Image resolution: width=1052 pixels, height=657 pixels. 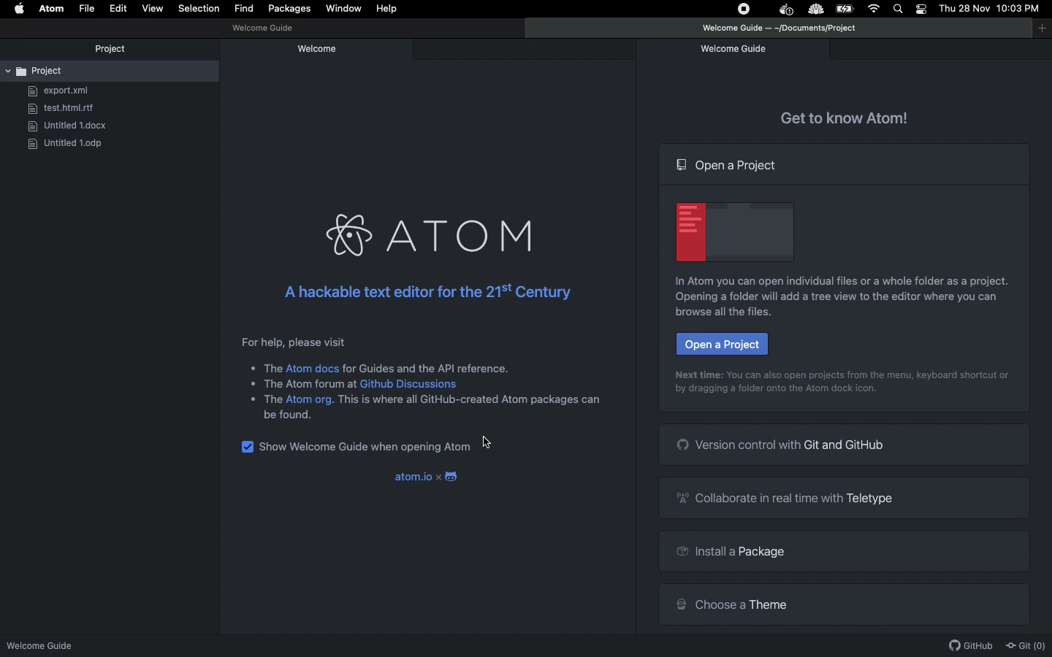 What do you see at coordinates (248, 383) in the screenshot?
I see `Bullet points` at bounding box center [248, 383].